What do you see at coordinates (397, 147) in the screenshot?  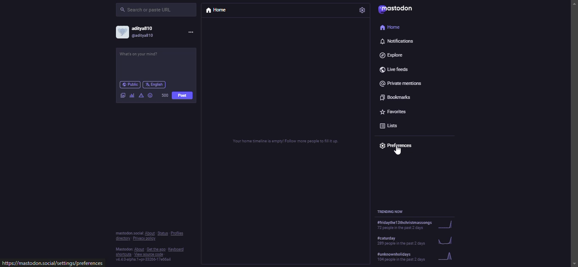 I see `preferences` at bounding box center [397, 147].